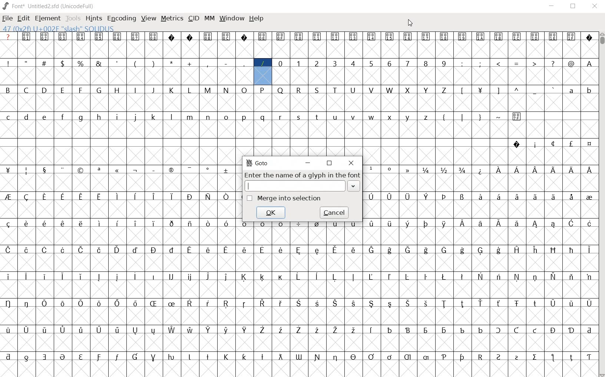 The image size is (605, 377). Describe the element at coordinates (298, 224) in the screenshot. I see `glyph` at that location.